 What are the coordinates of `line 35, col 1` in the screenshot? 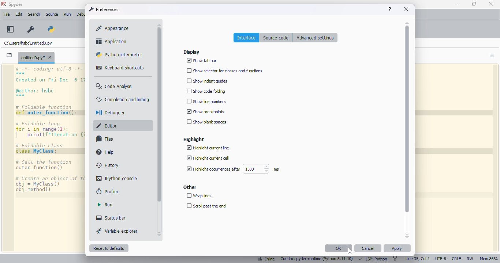 It's located at (418, 259).